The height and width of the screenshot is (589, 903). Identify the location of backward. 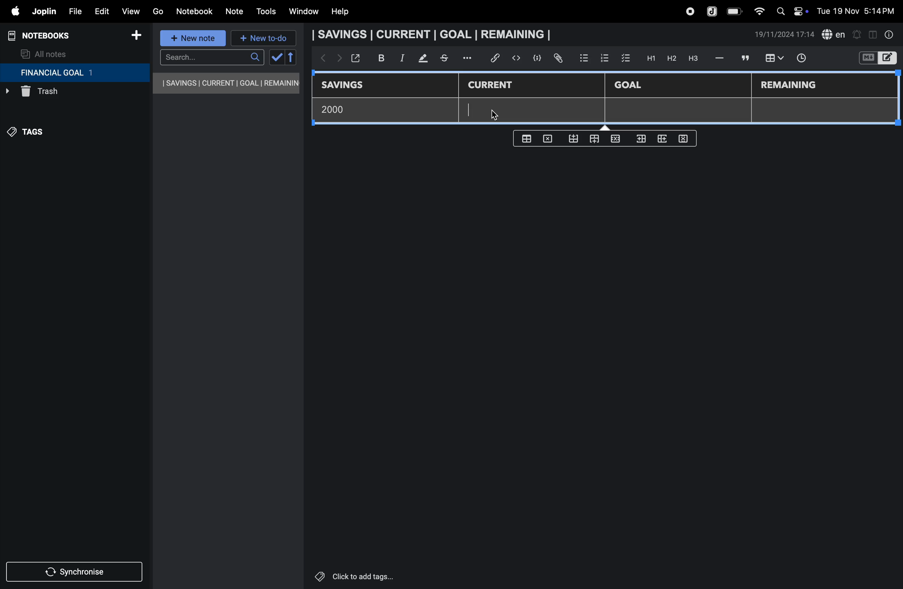
(321, 59).